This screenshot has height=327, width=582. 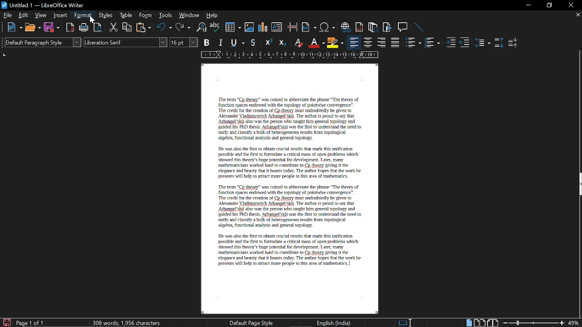 I want to click on Insert field, so click(x=309, y=28).